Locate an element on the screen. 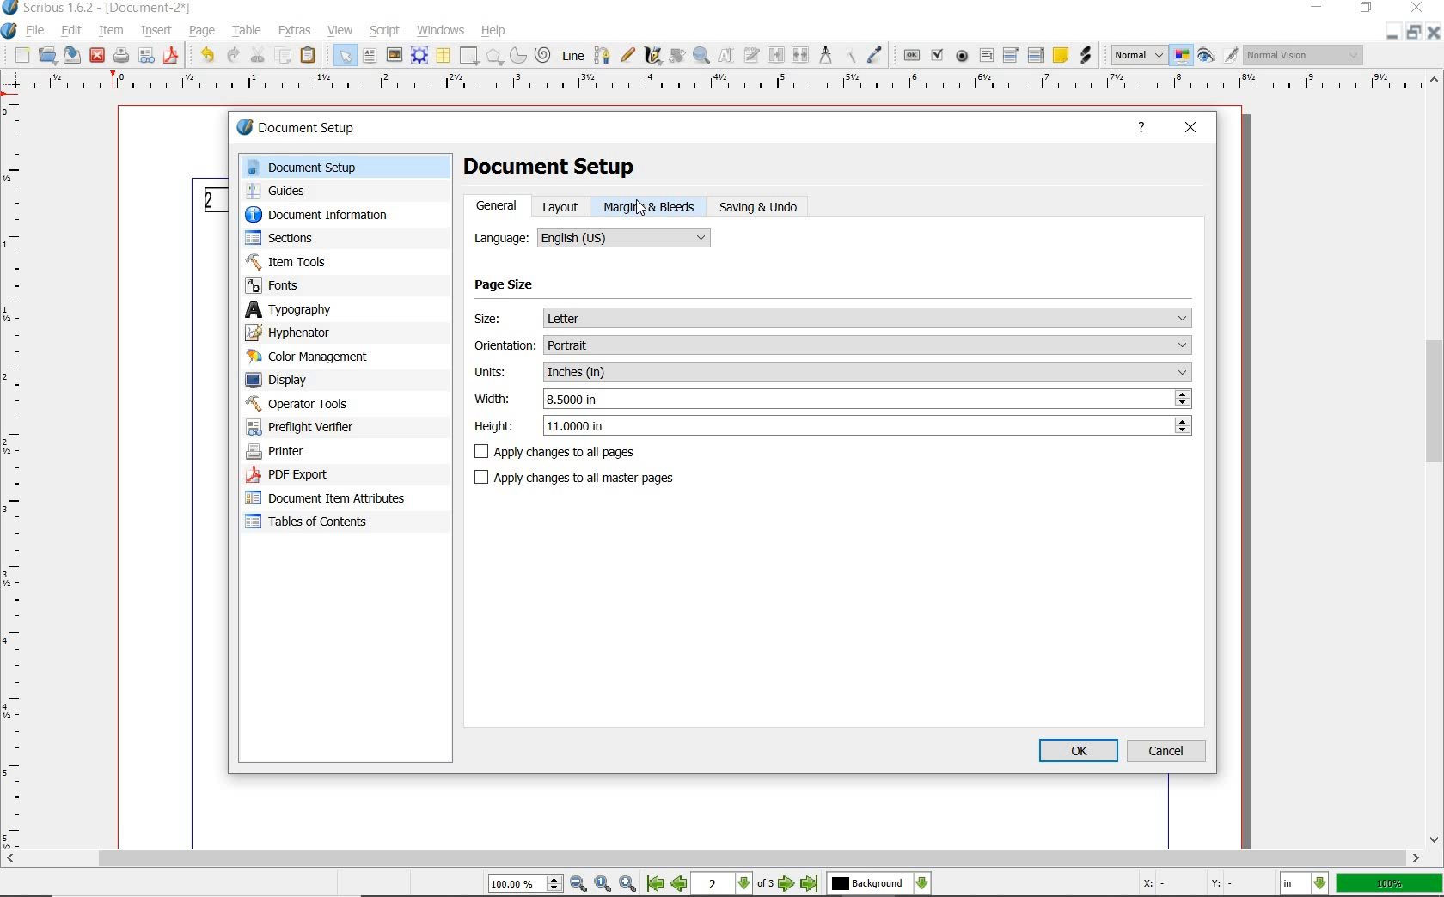 This screenshot has height=897, width=1444. text annotation is located at coordinates (1061, 56).